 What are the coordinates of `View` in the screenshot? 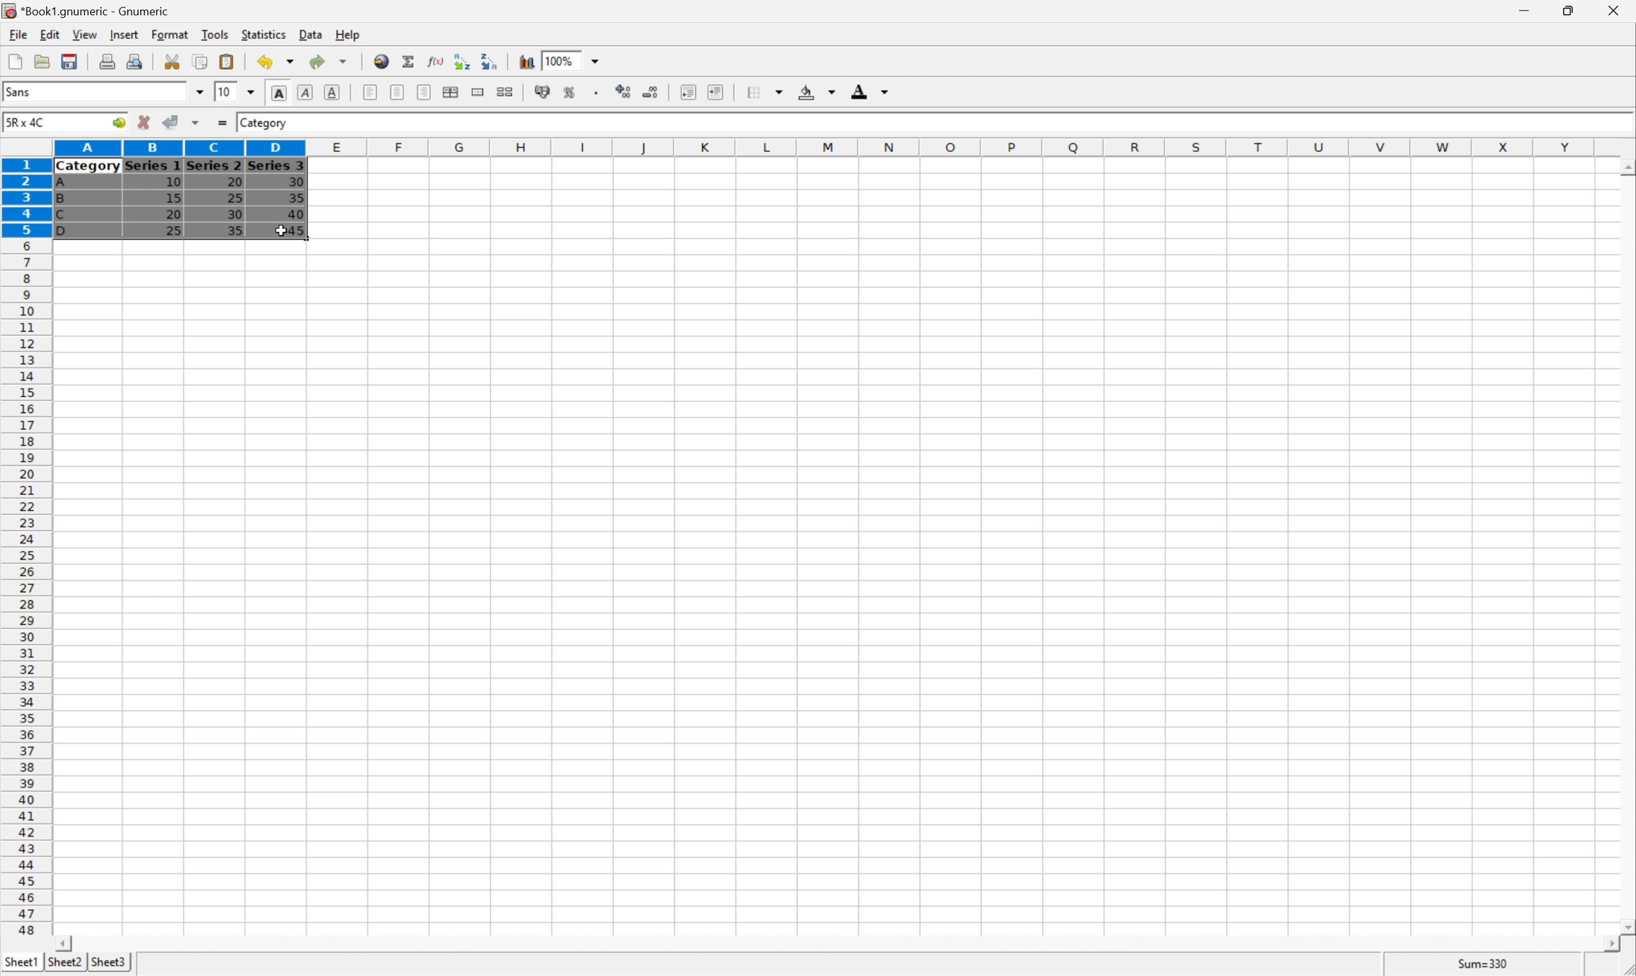 It's located at (85, 34).